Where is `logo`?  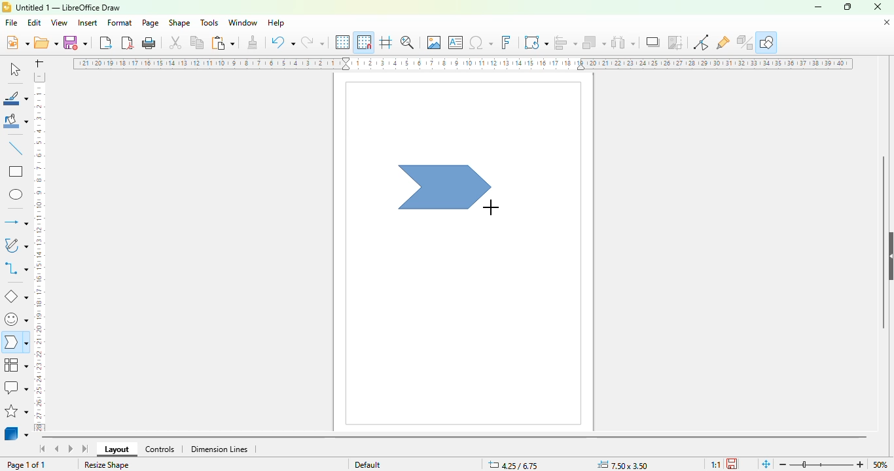 logo is located at coordinates (7, 7).